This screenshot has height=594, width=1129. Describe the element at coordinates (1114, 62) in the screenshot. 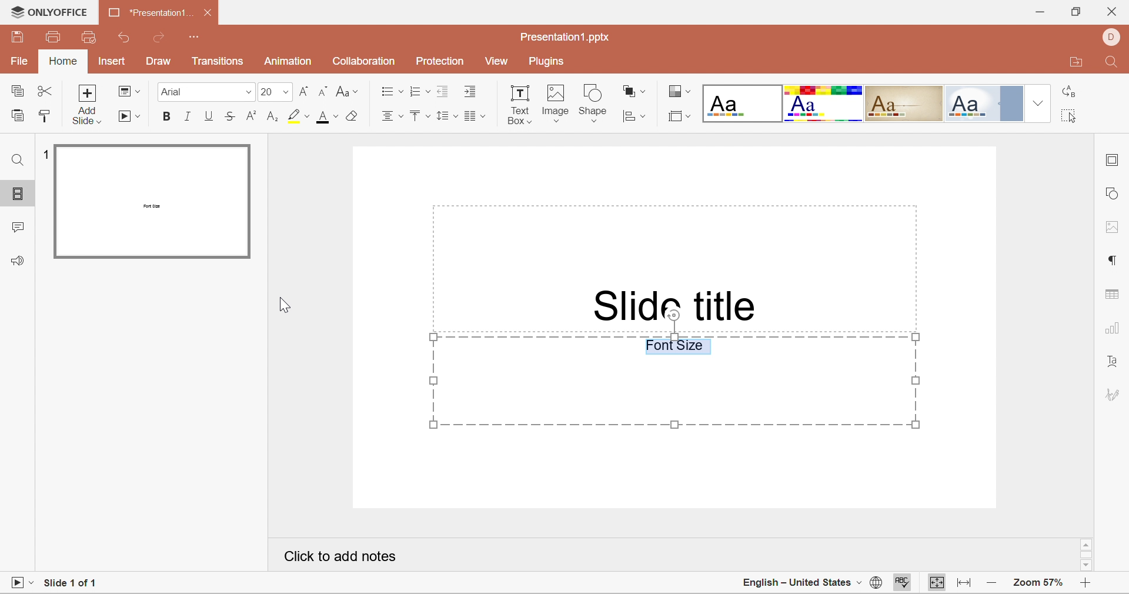

I see `Find` at that location.